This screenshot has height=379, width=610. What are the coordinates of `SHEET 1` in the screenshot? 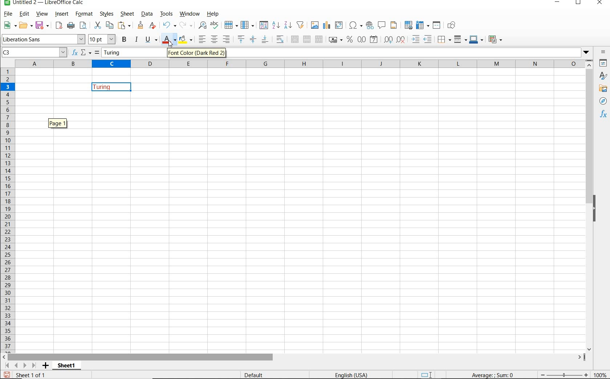 It's located at (68, 366).